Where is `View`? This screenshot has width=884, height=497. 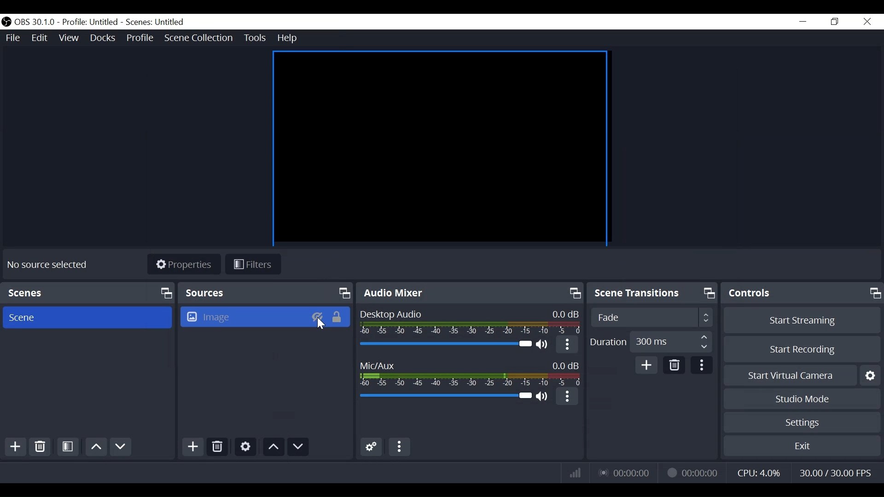
View is located at coordinates (68, 36).